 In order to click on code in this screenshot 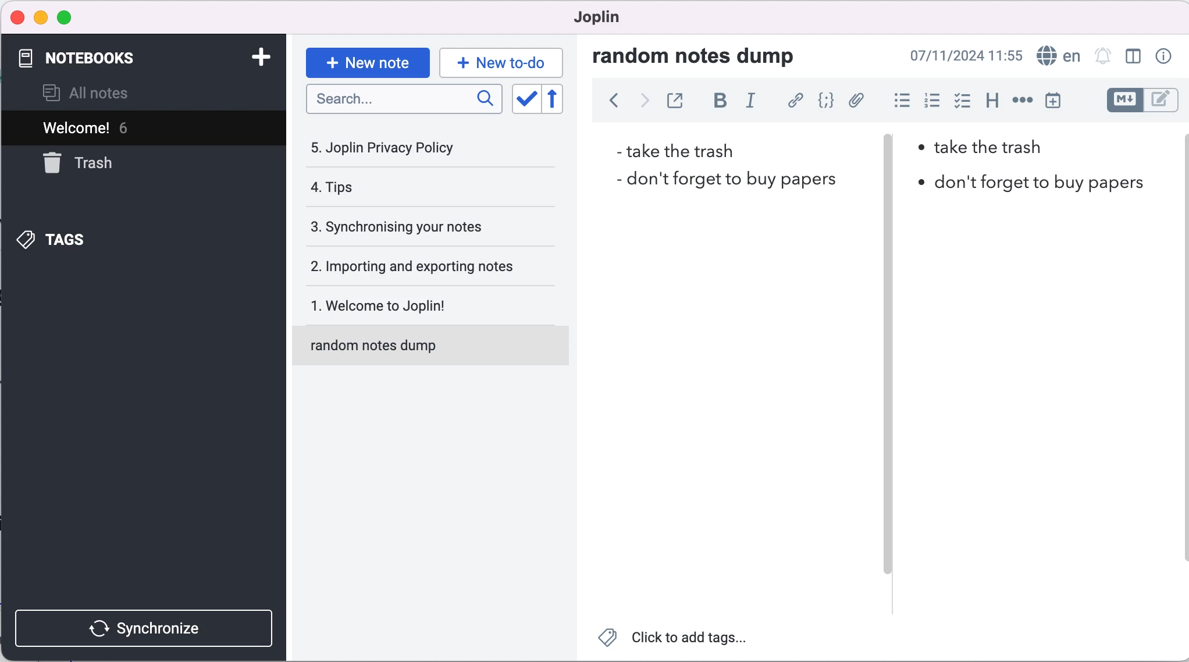, I will do `click(823, 102)`.